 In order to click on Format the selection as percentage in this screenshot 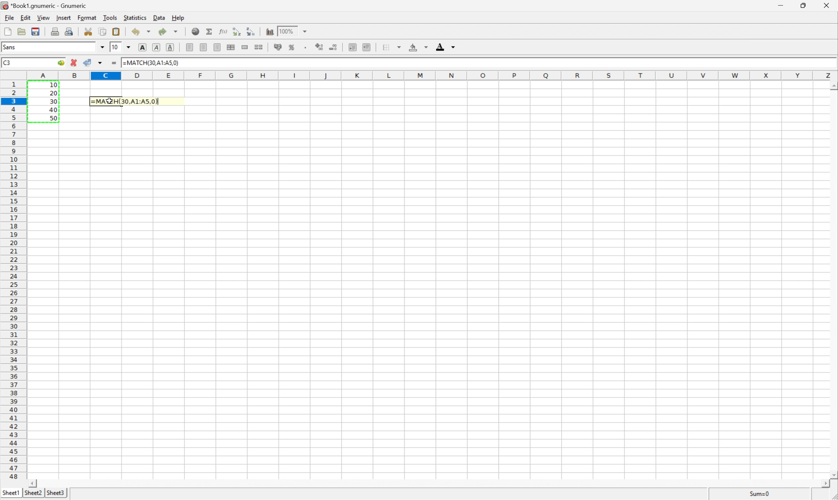, I will do `click(292, 46)`.